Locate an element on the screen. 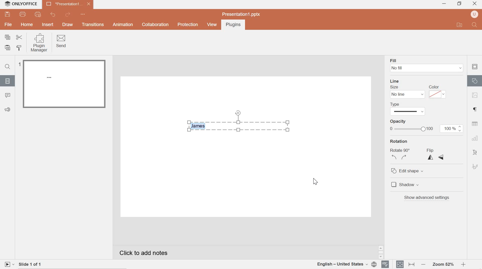  Protection is located at coordinates (188, 25).